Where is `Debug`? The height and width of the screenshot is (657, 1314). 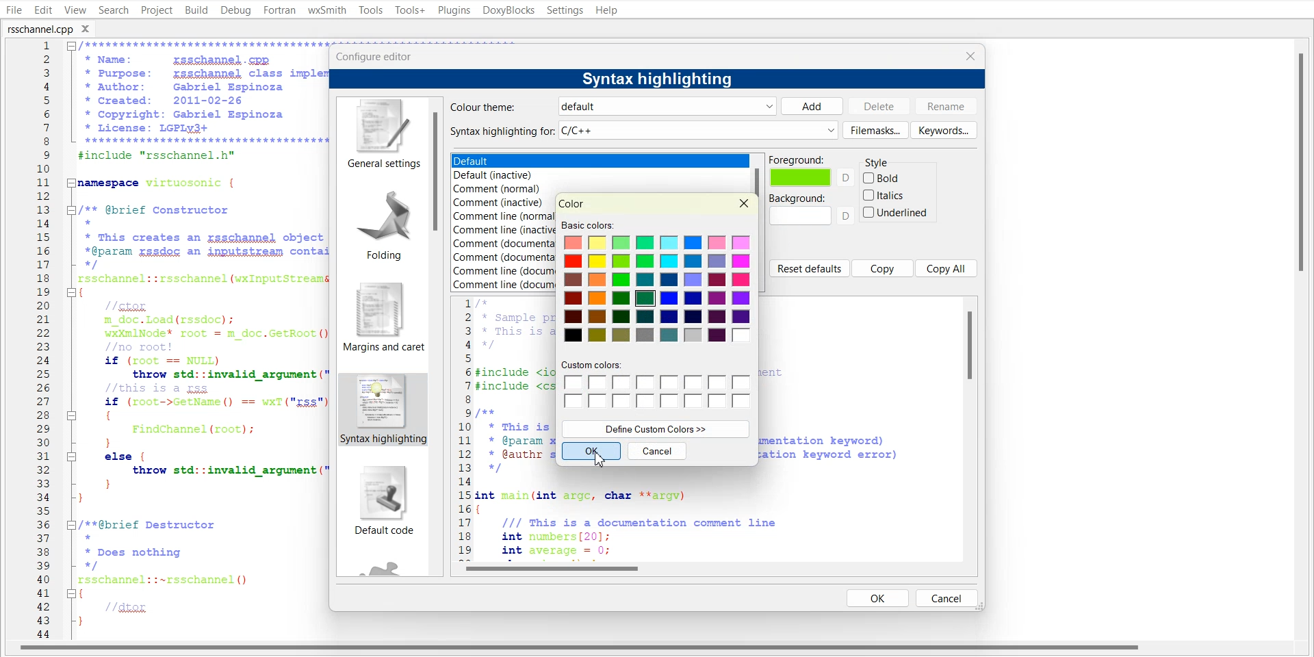
Debug is located at coordinates (236, 11).